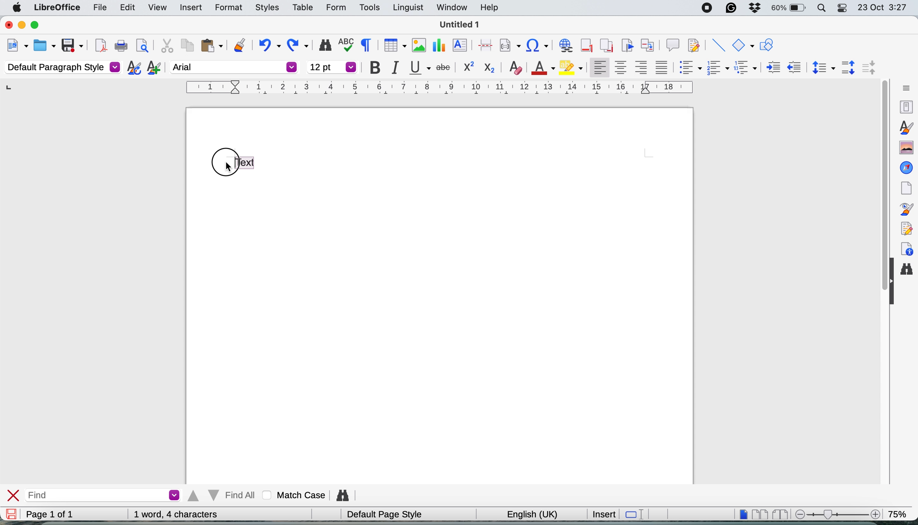  I want to click on cut, so click(165, 46).